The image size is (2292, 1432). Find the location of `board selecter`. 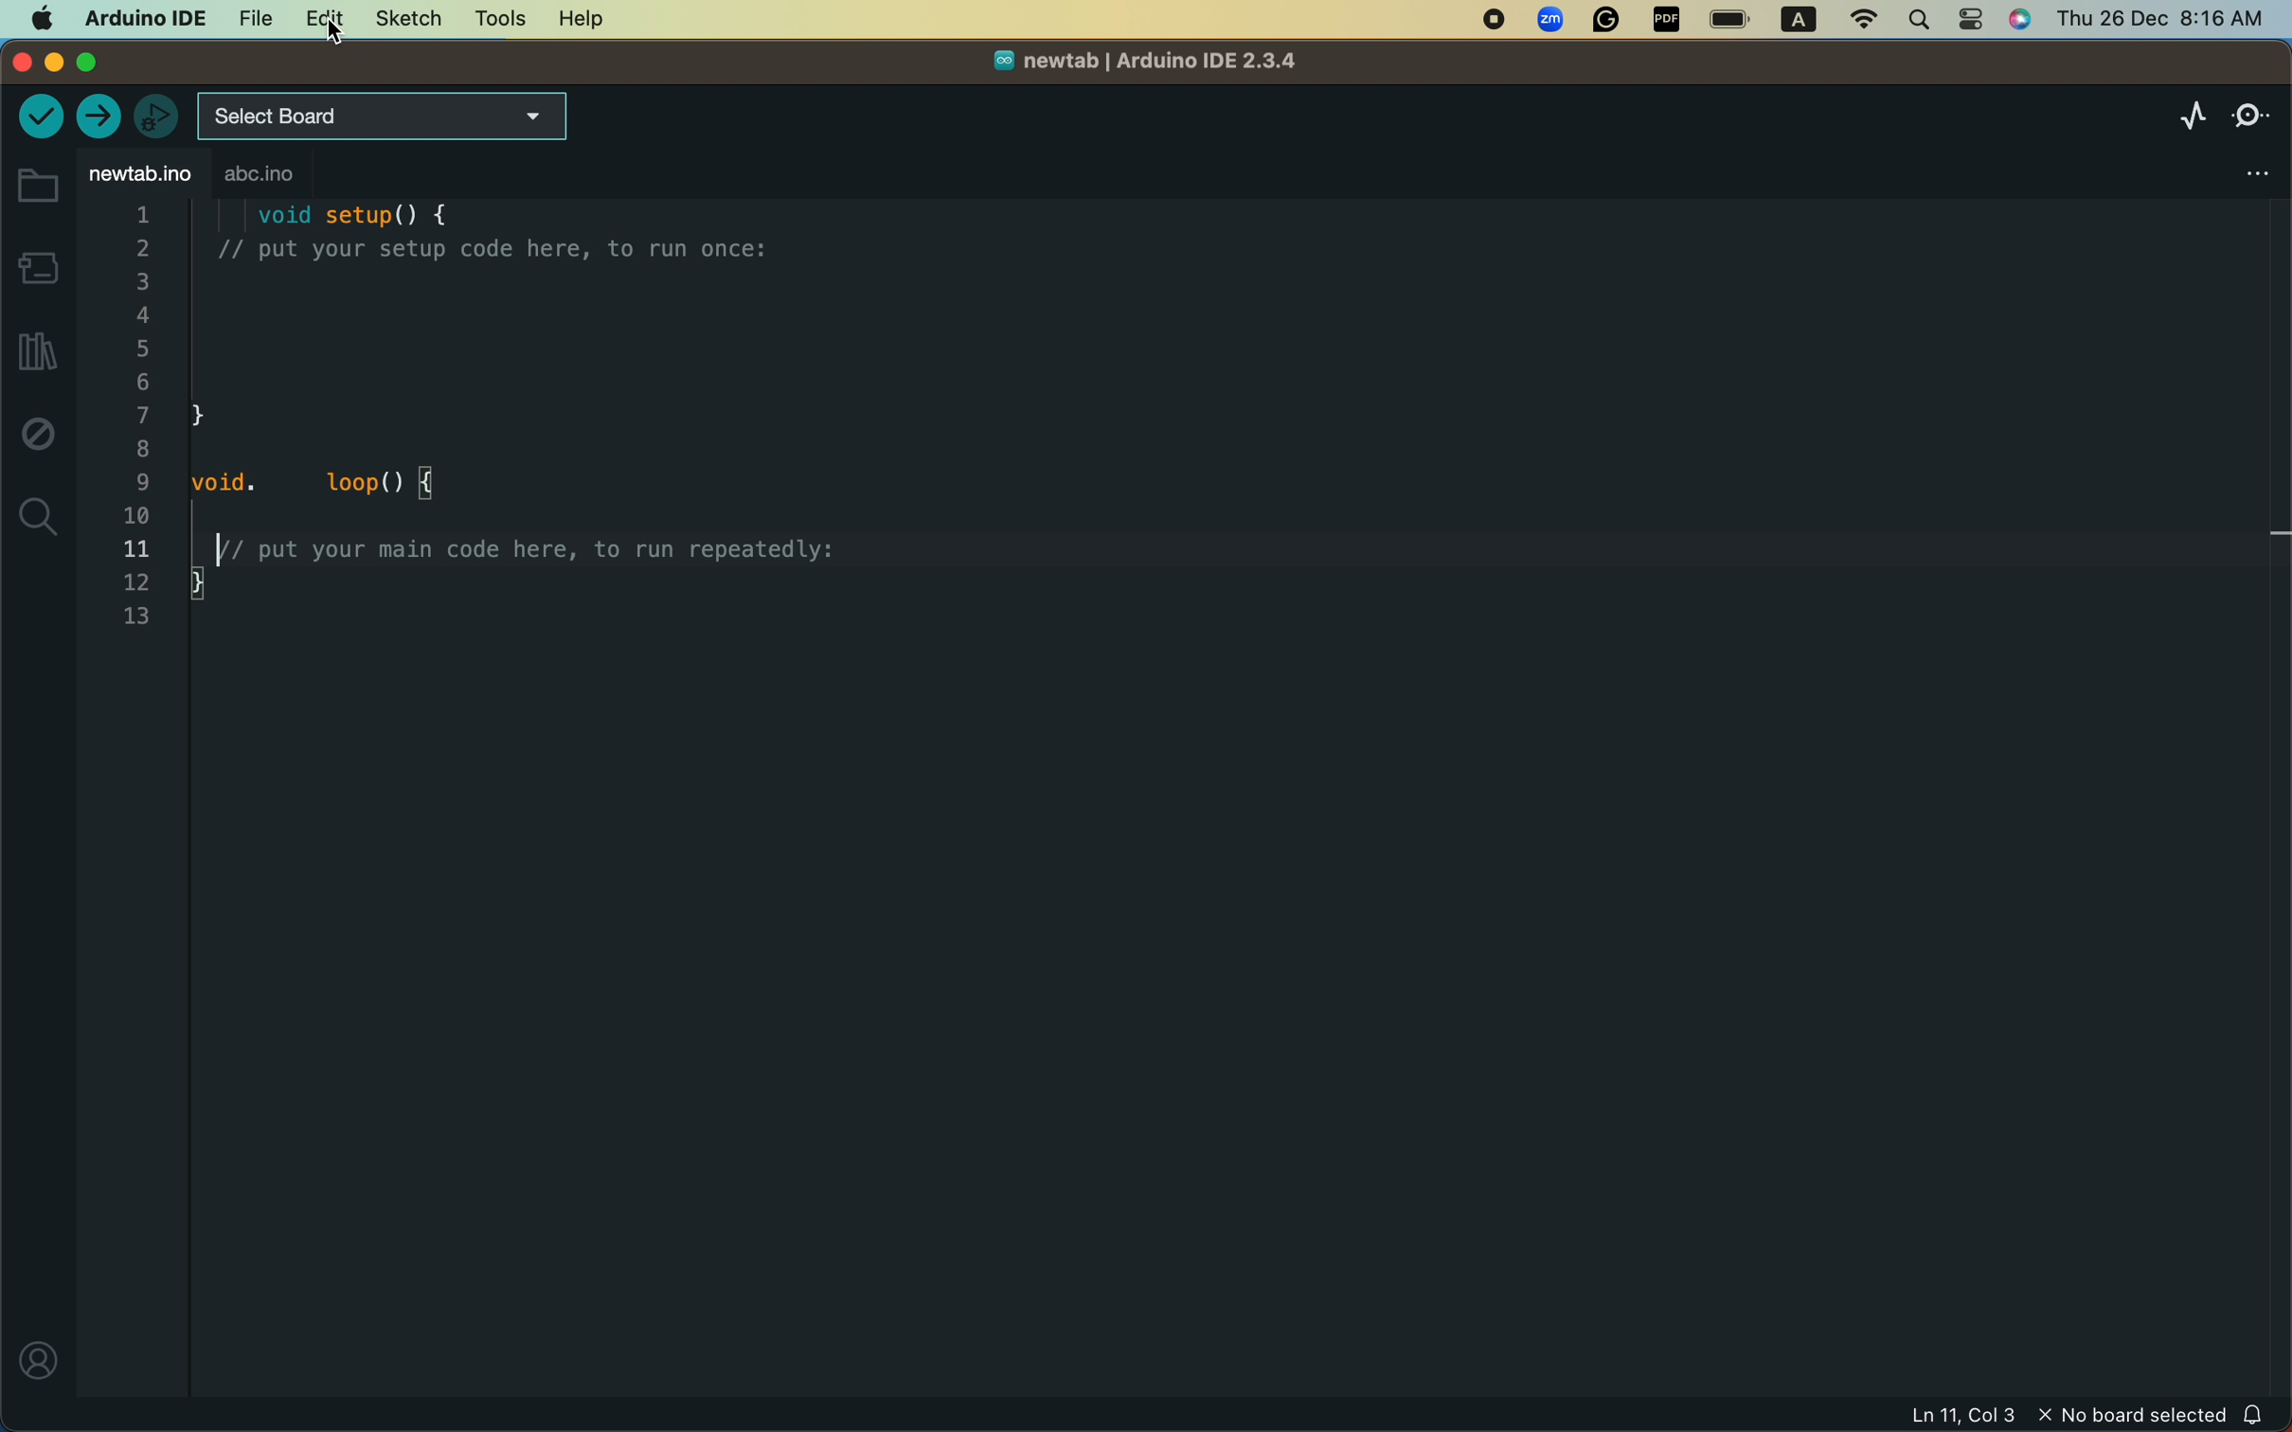

board selecter is located at coordinates (385, 117).